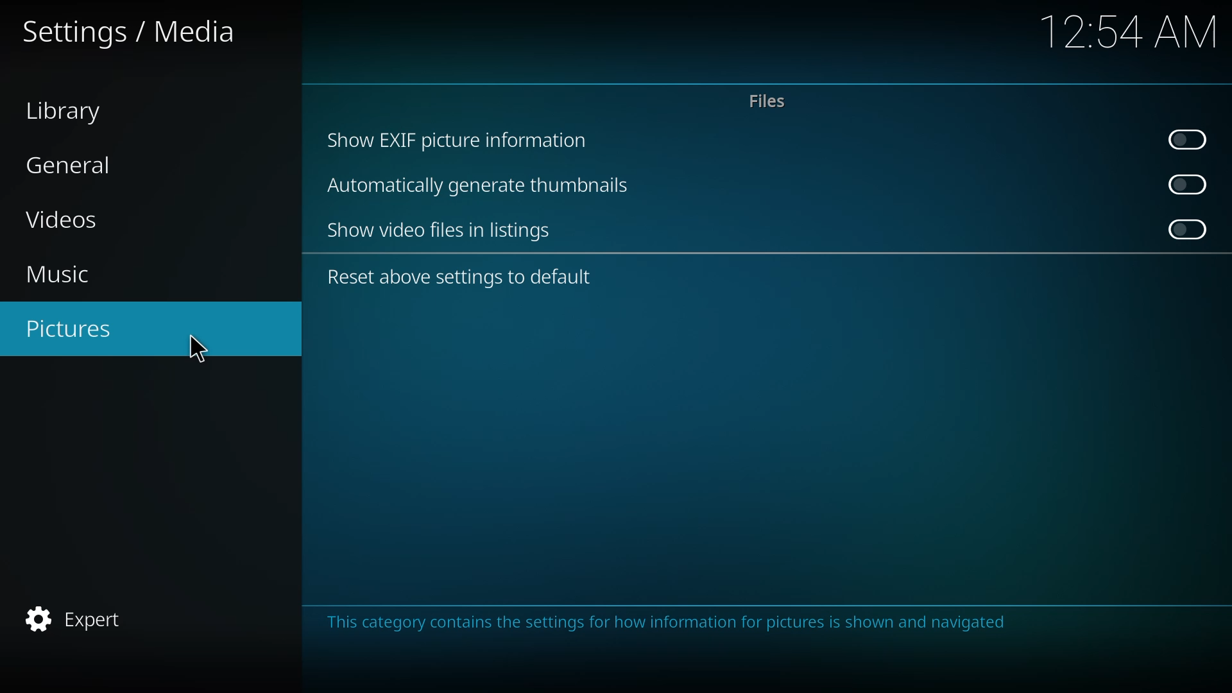 The height and width of the screenshot is (693, 1232). What do you see at coordinates (1132, 31) in the screenshot?
I see `time` at bounding box center [1132, 31].